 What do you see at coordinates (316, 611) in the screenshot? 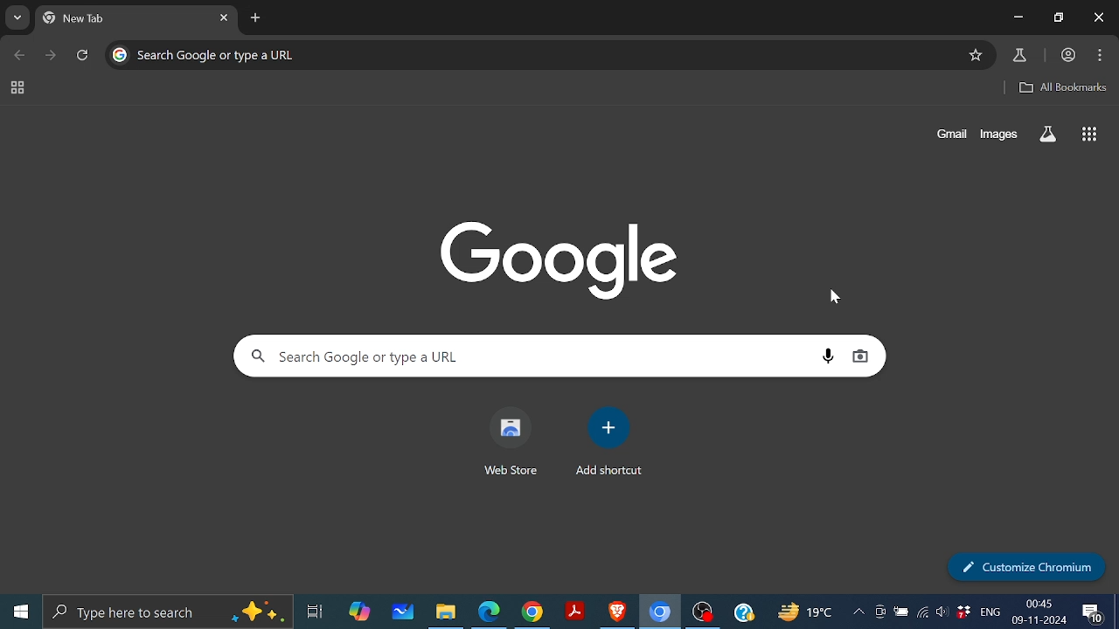
I see `Task View` at bounding box center [316, 611].